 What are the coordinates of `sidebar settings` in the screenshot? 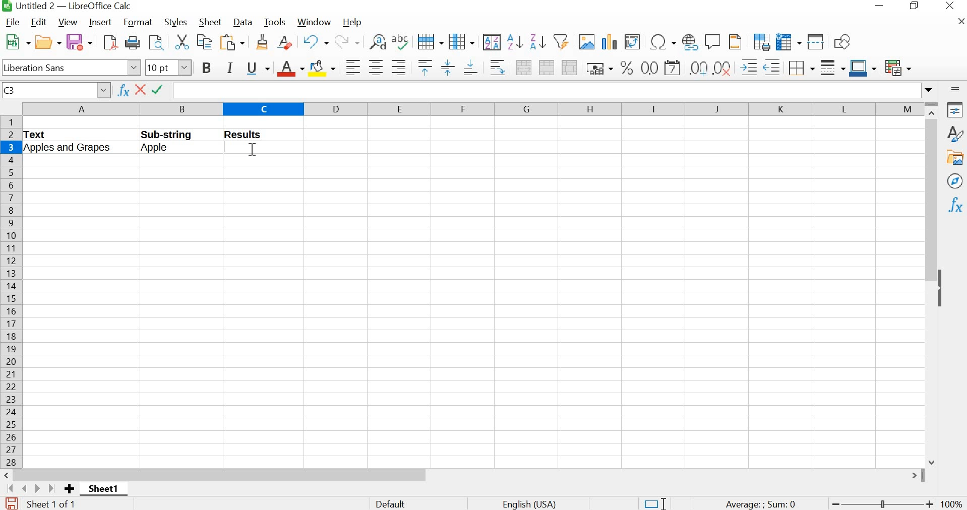 It's located at (955, 90).